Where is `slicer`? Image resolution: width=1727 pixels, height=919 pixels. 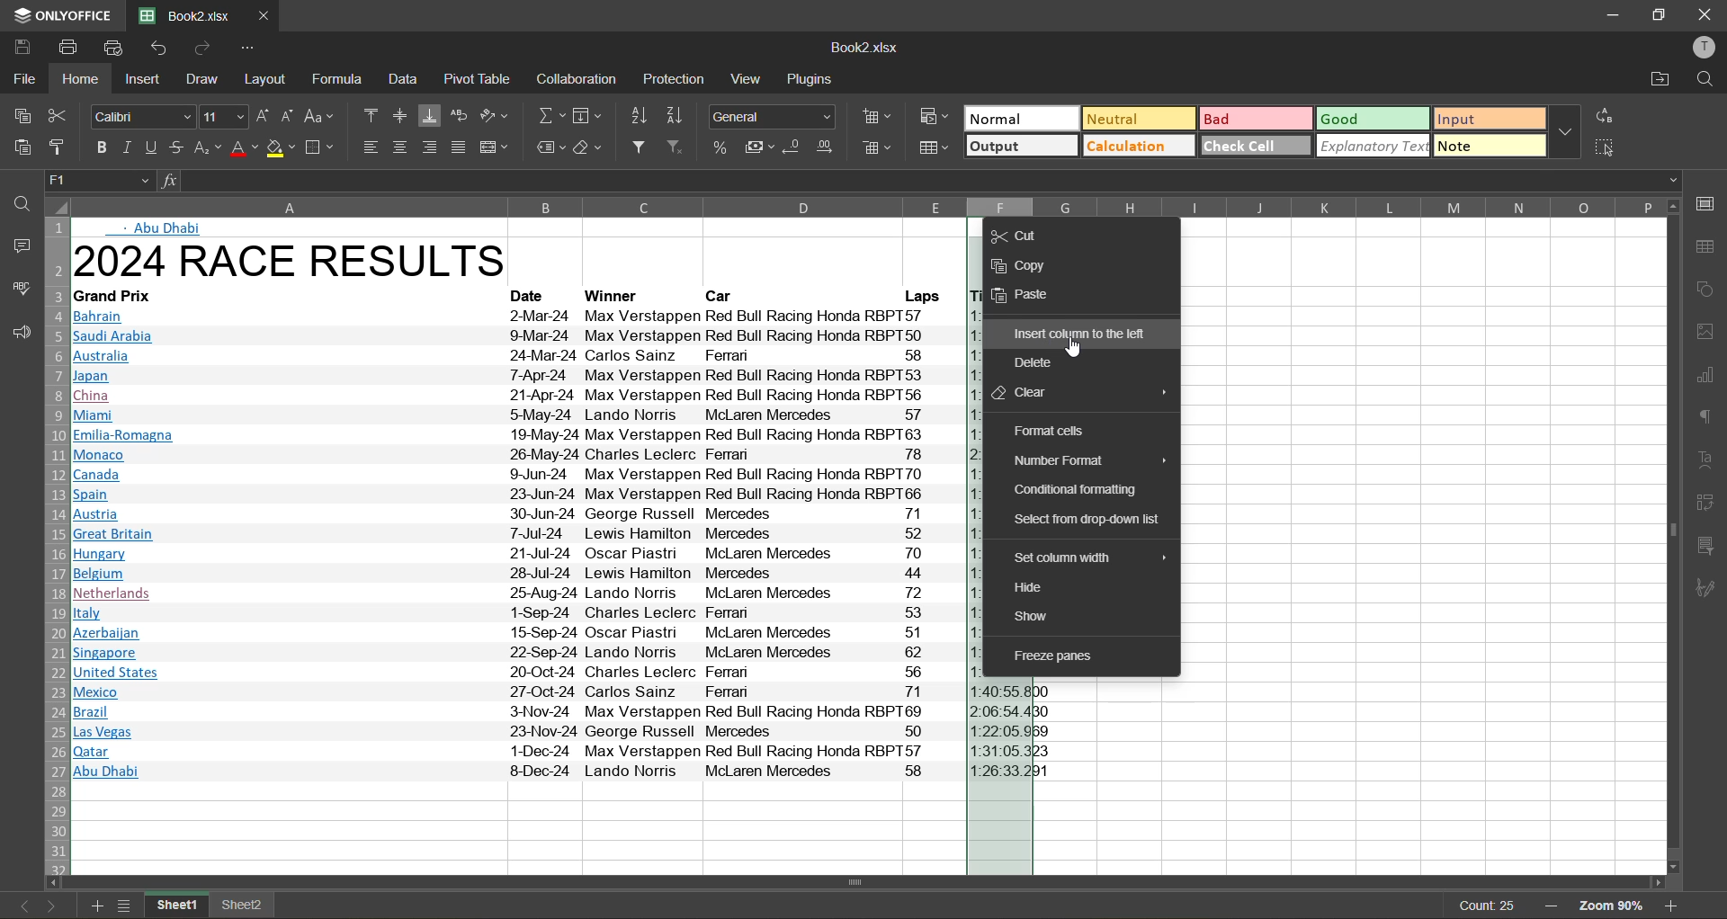 slicer is located at coordinates (1711, 549).